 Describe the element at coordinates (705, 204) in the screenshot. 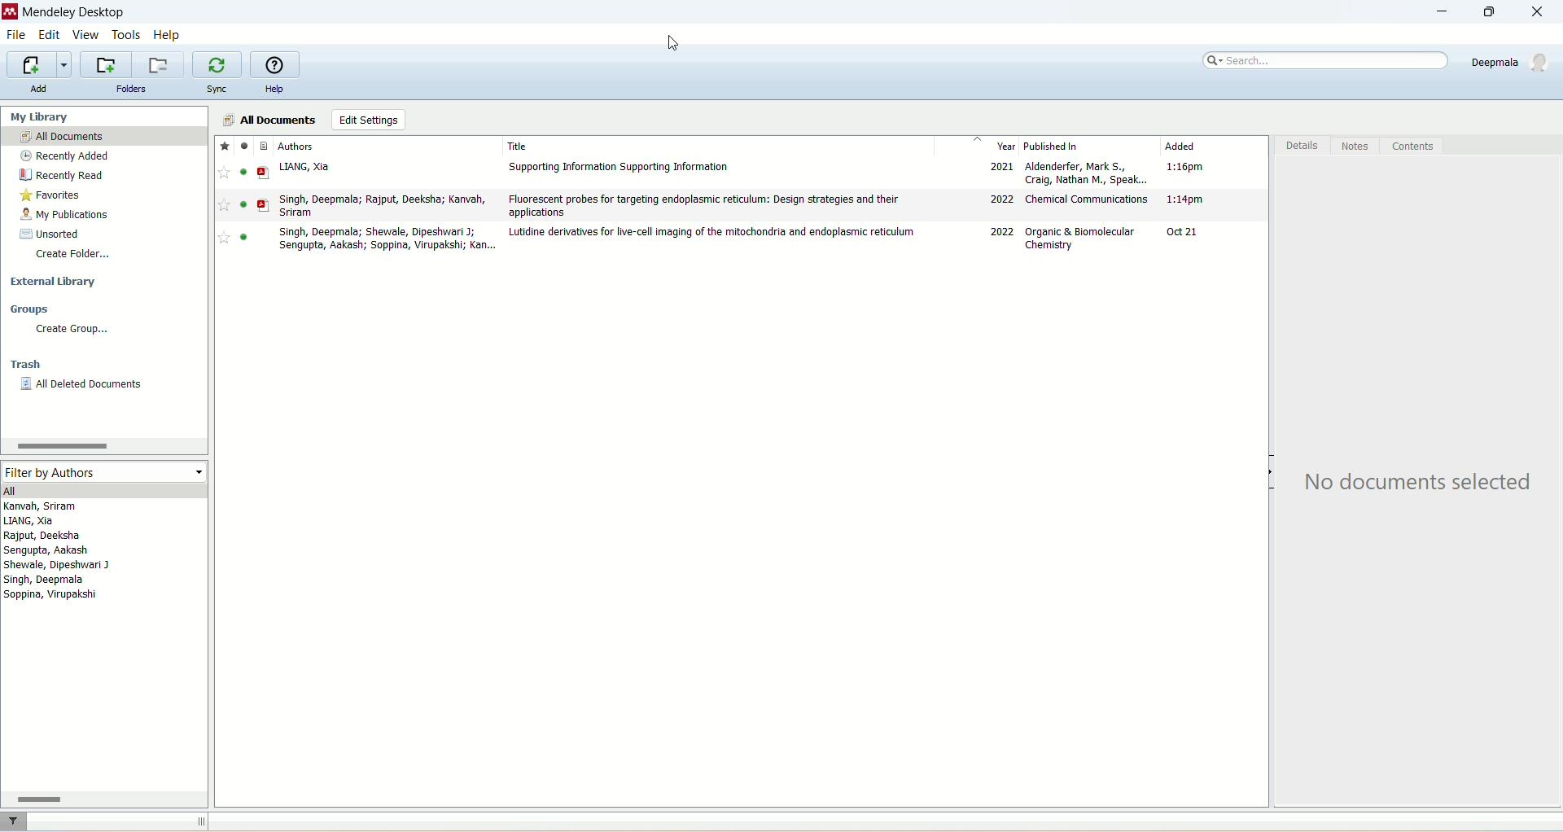

I see `Flourescent probes for targeting endoplasmic reticulum; Desing strategies and their applications` at that location.